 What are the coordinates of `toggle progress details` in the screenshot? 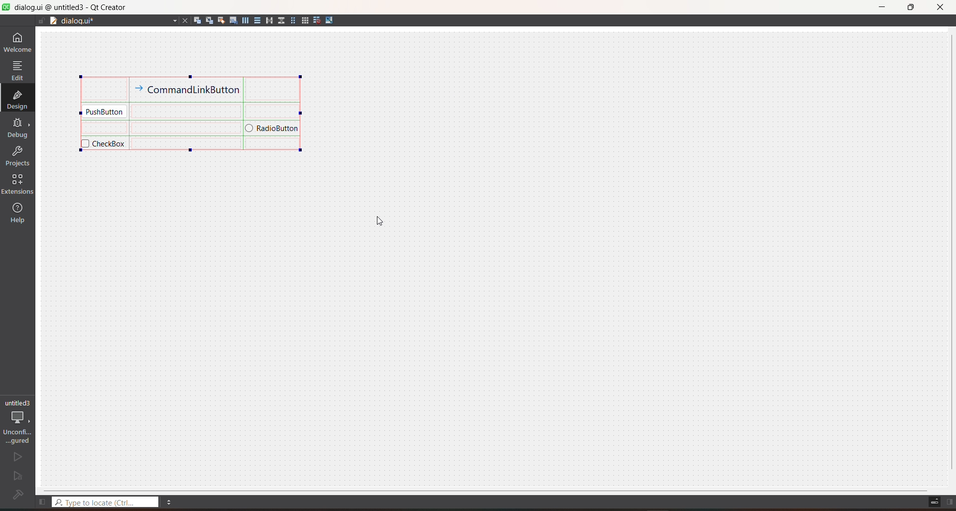 It's located at (933, 502).